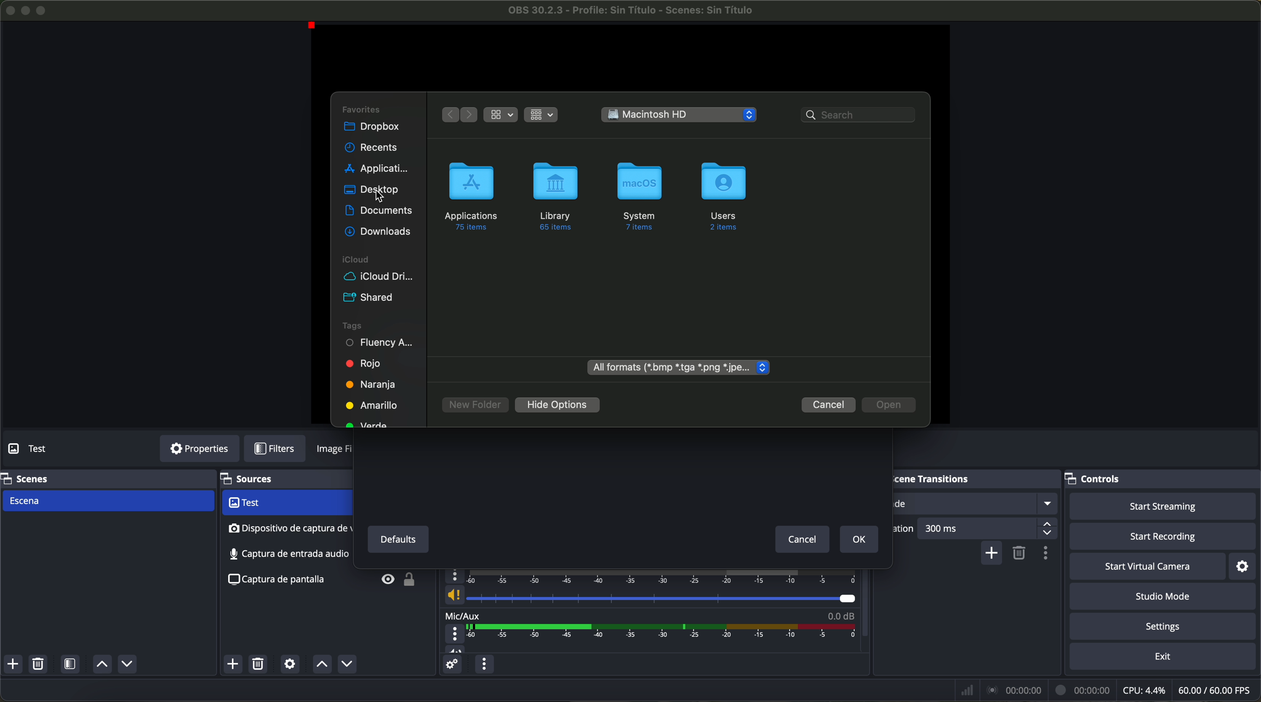  What do you see at coordinates (557, 406) in the screenshot?
I see `hide options` at bounding box center [557, 406].